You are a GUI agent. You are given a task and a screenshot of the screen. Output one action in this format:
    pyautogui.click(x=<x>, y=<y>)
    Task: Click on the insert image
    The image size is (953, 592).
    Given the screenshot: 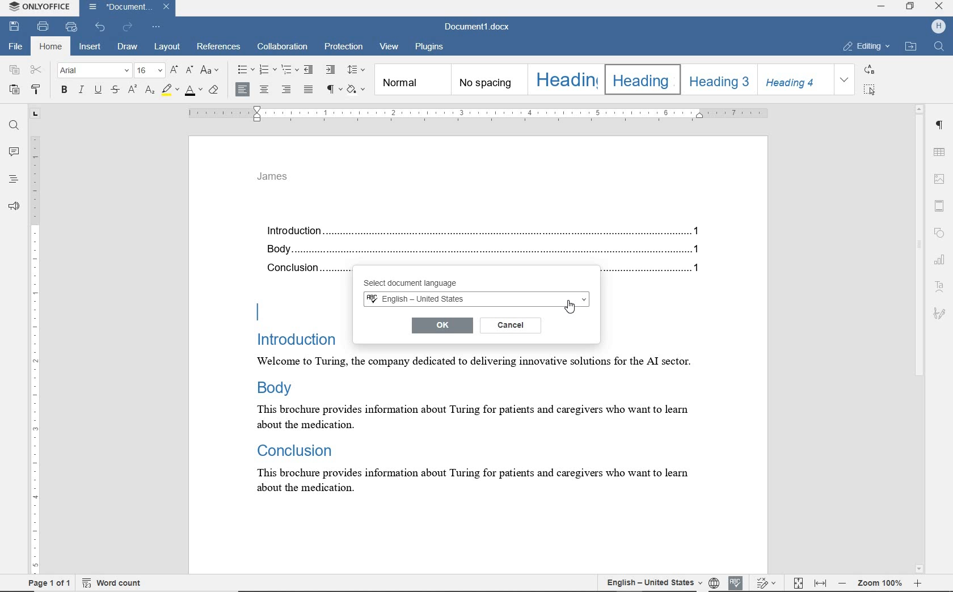 What is the action you would take?
    pyautogui.click(x=940, y=179)
    